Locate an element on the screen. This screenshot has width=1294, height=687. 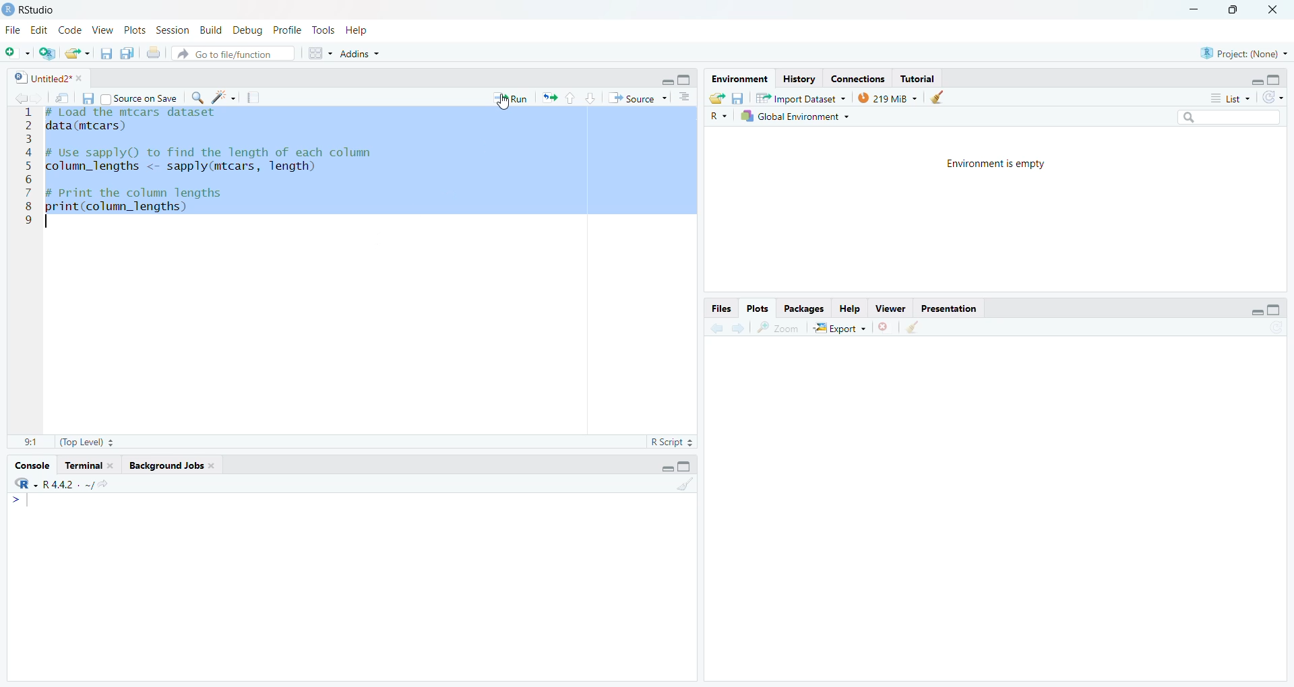
Next plot is located at coordinates (740, 327).